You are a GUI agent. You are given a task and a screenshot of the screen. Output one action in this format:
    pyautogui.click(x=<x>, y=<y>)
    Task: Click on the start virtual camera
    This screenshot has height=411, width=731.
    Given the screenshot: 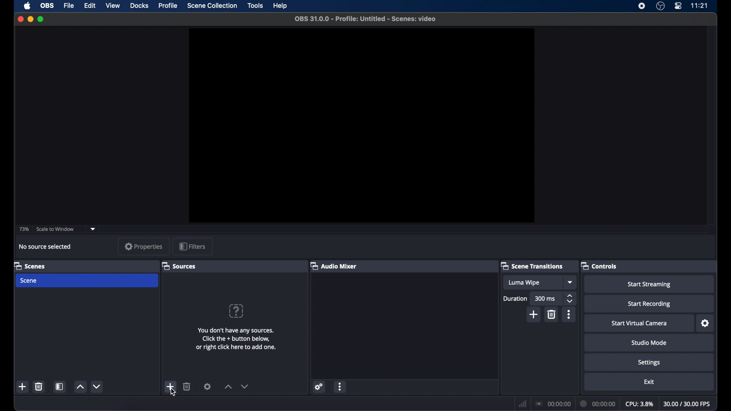 What is the action you would take?
    pyautogui.click(x=640, y=323)
    